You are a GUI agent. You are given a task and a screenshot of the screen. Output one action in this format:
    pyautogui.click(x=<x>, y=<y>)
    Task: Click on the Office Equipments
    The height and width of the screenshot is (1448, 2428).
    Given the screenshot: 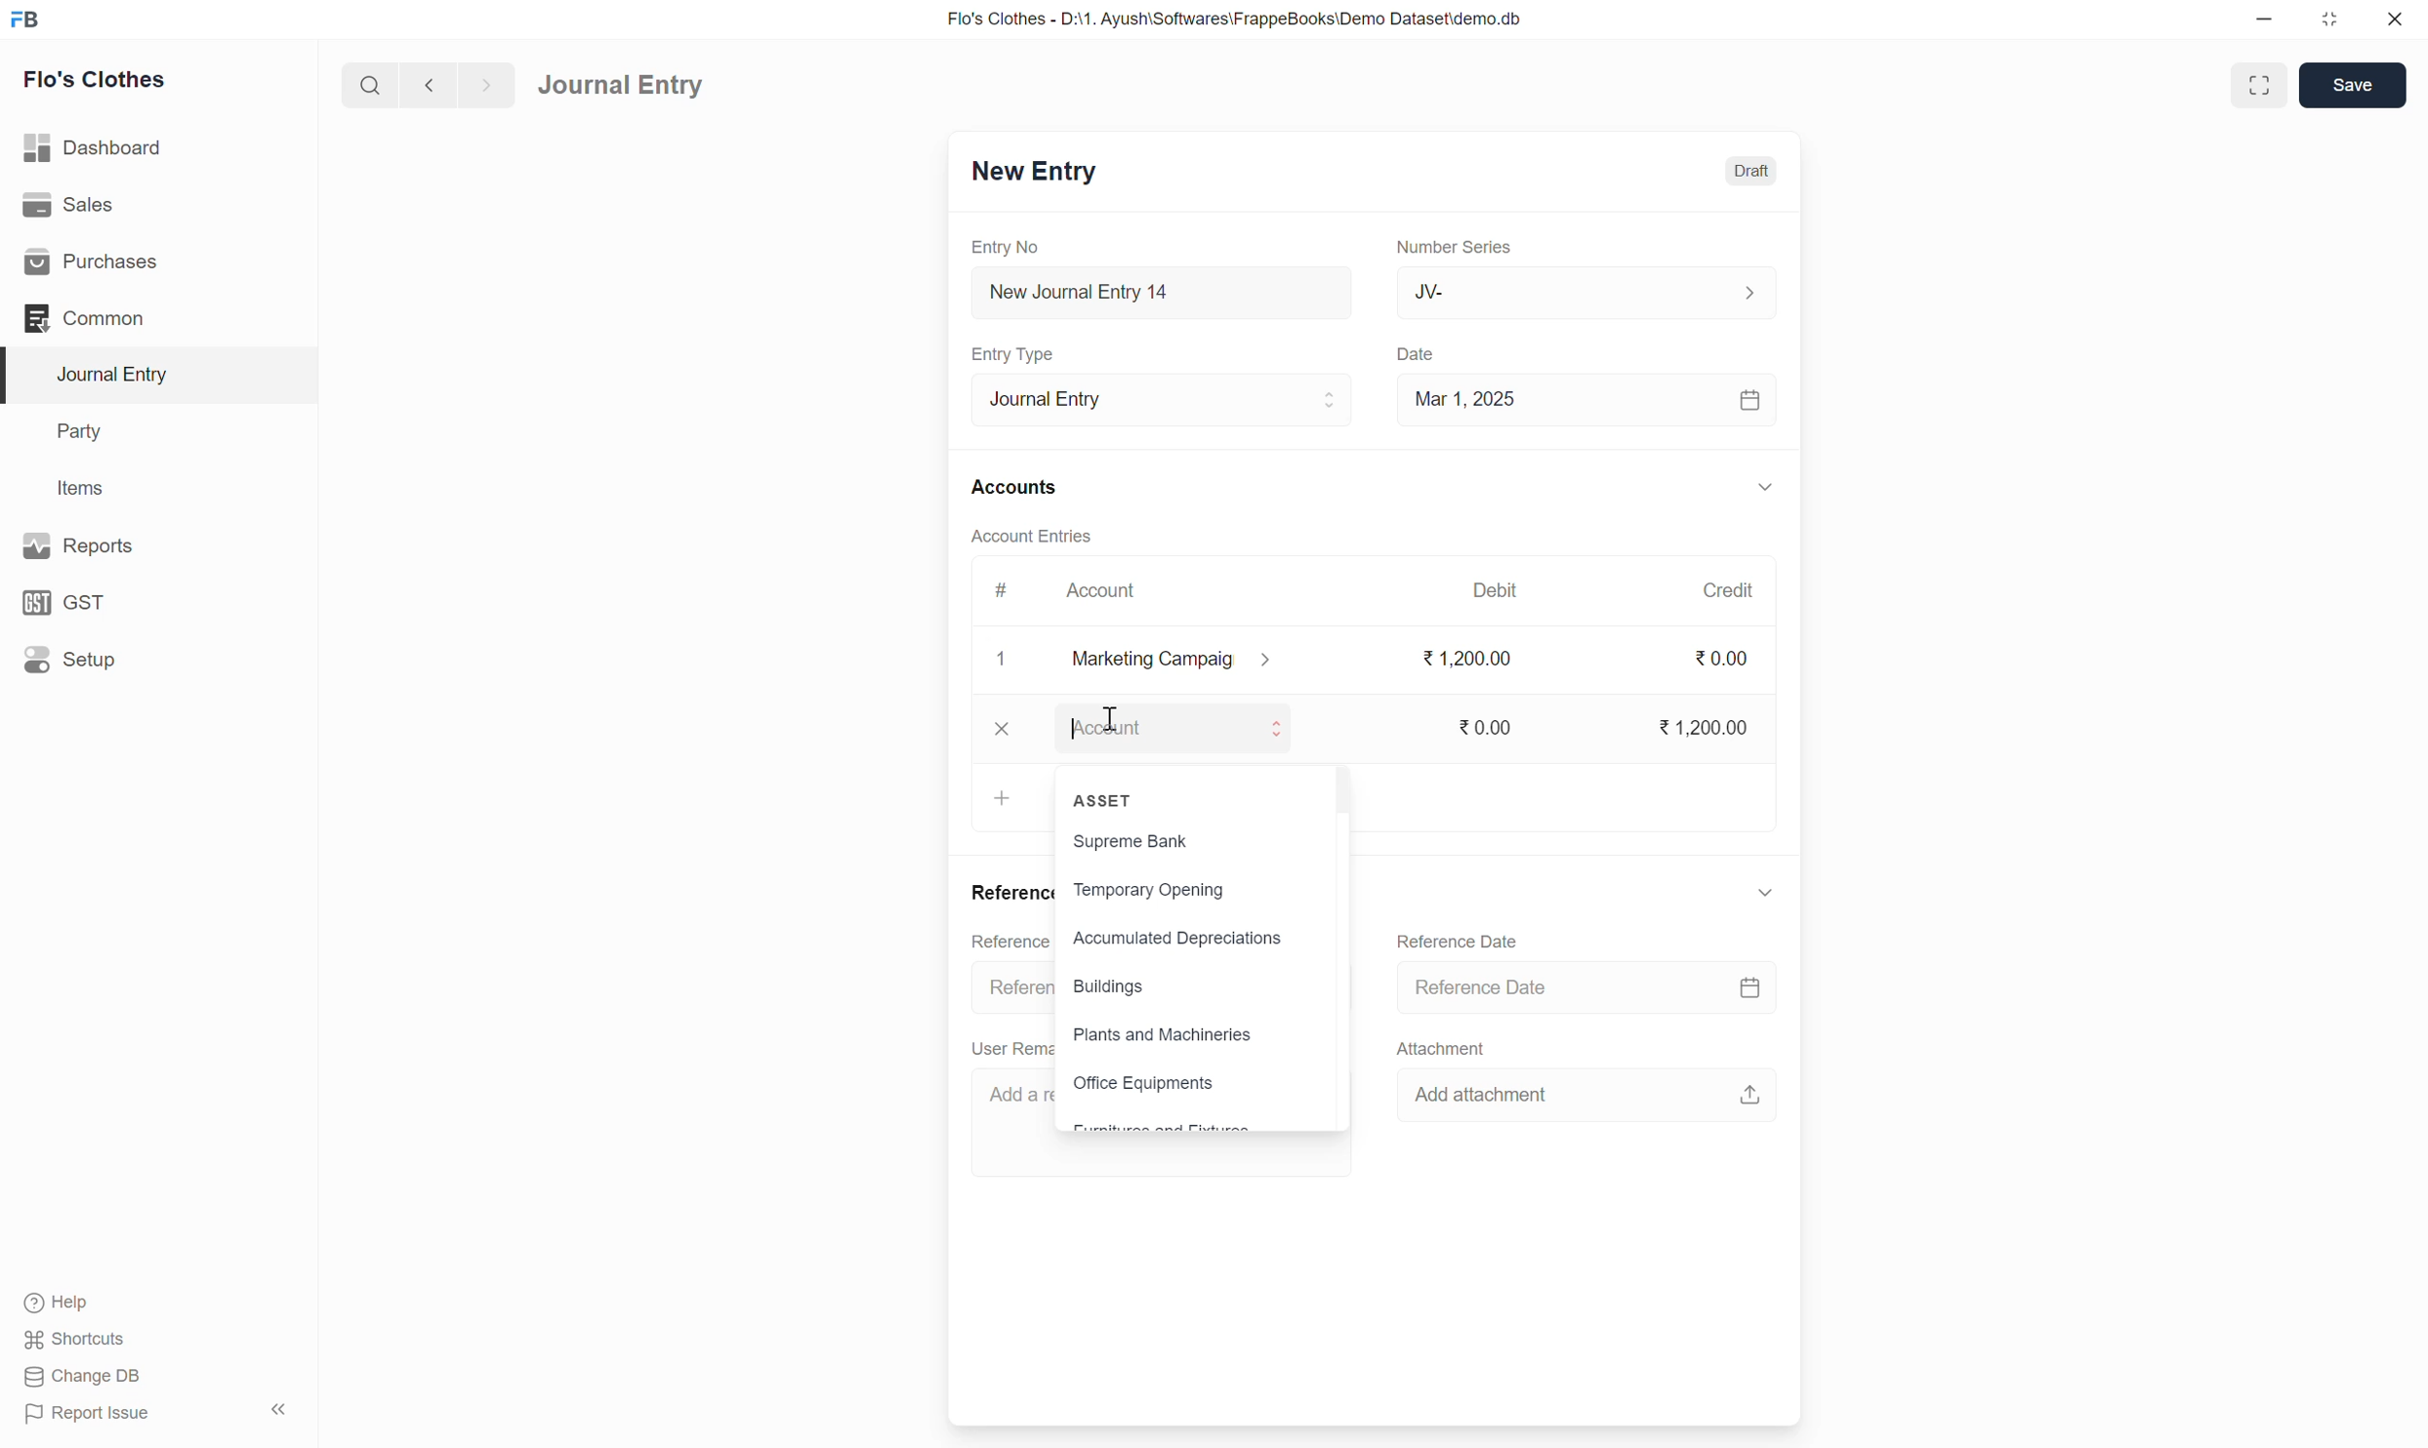 What is the action you would take?
    pyautogui.click(x=1152, y=1083)
    